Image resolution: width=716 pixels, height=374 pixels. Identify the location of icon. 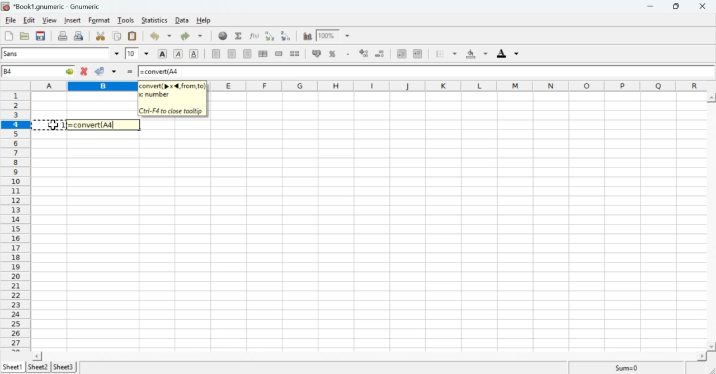
(6, 6).